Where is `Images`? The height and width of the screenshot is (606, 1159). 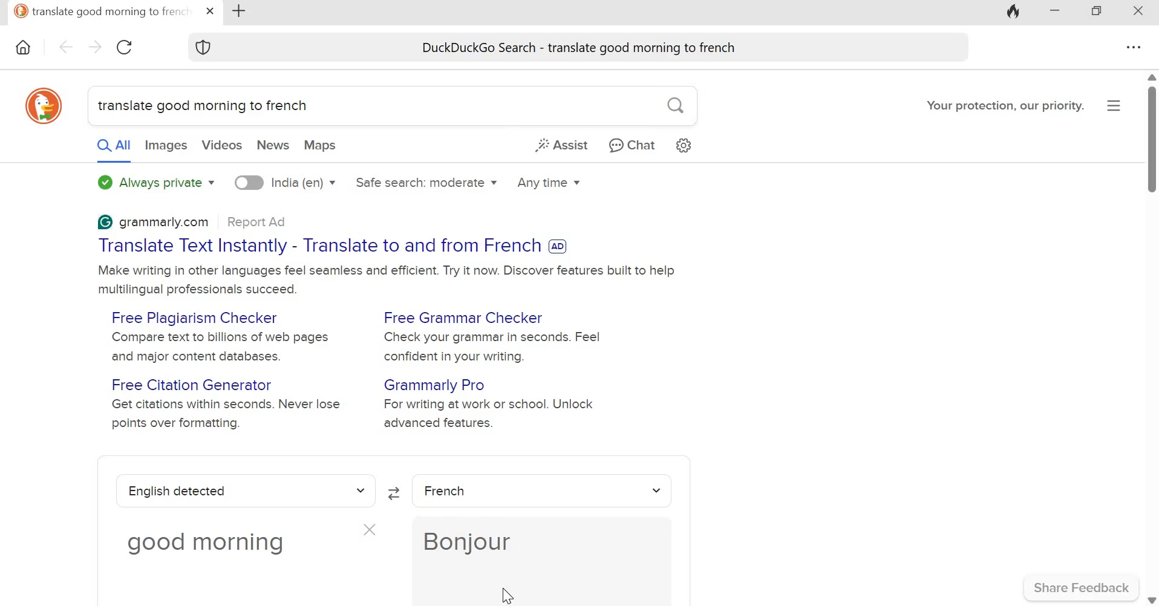 Images is located at coordinates (167, 147).